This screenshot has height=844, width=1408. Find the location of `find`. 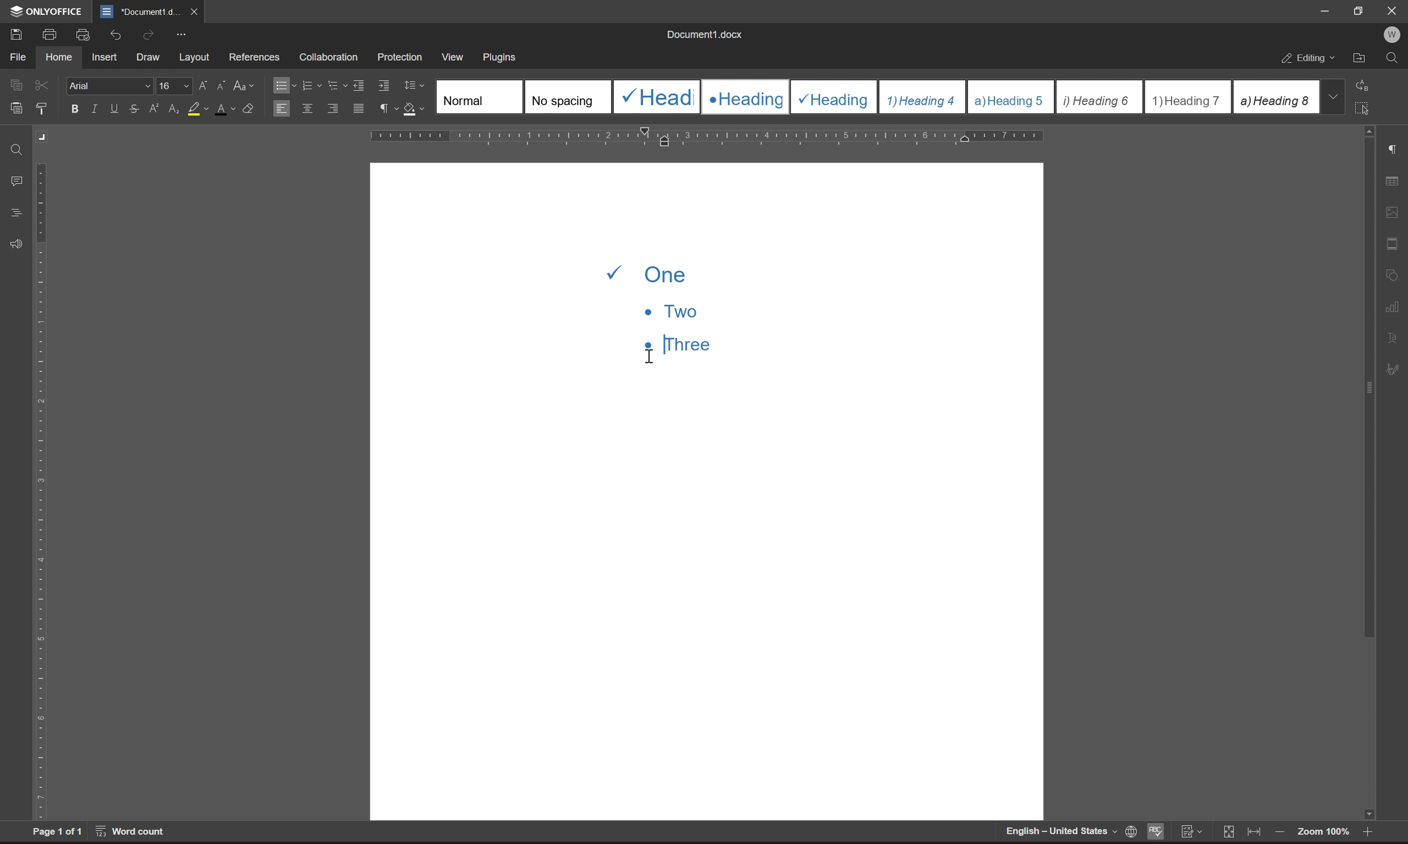

find is located at coordinates (1392, 59).